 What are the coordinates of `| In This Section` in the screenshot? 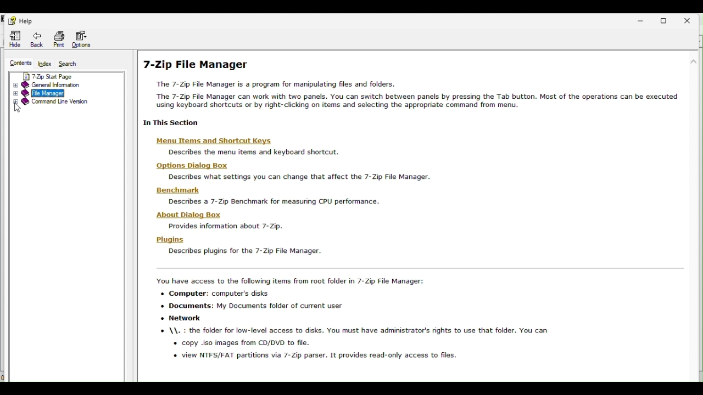 It's located at (164, 123).